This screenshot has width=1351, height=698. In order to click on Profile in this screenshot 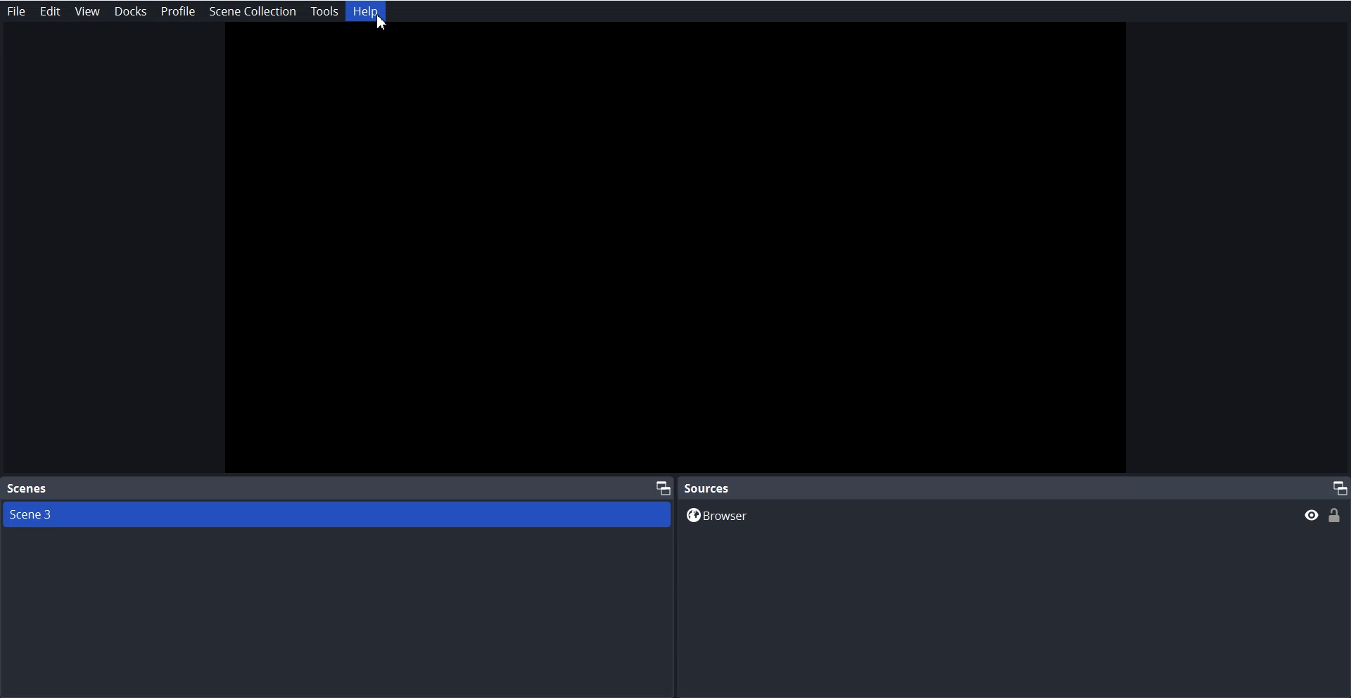, I will do `click(176, 11)`.